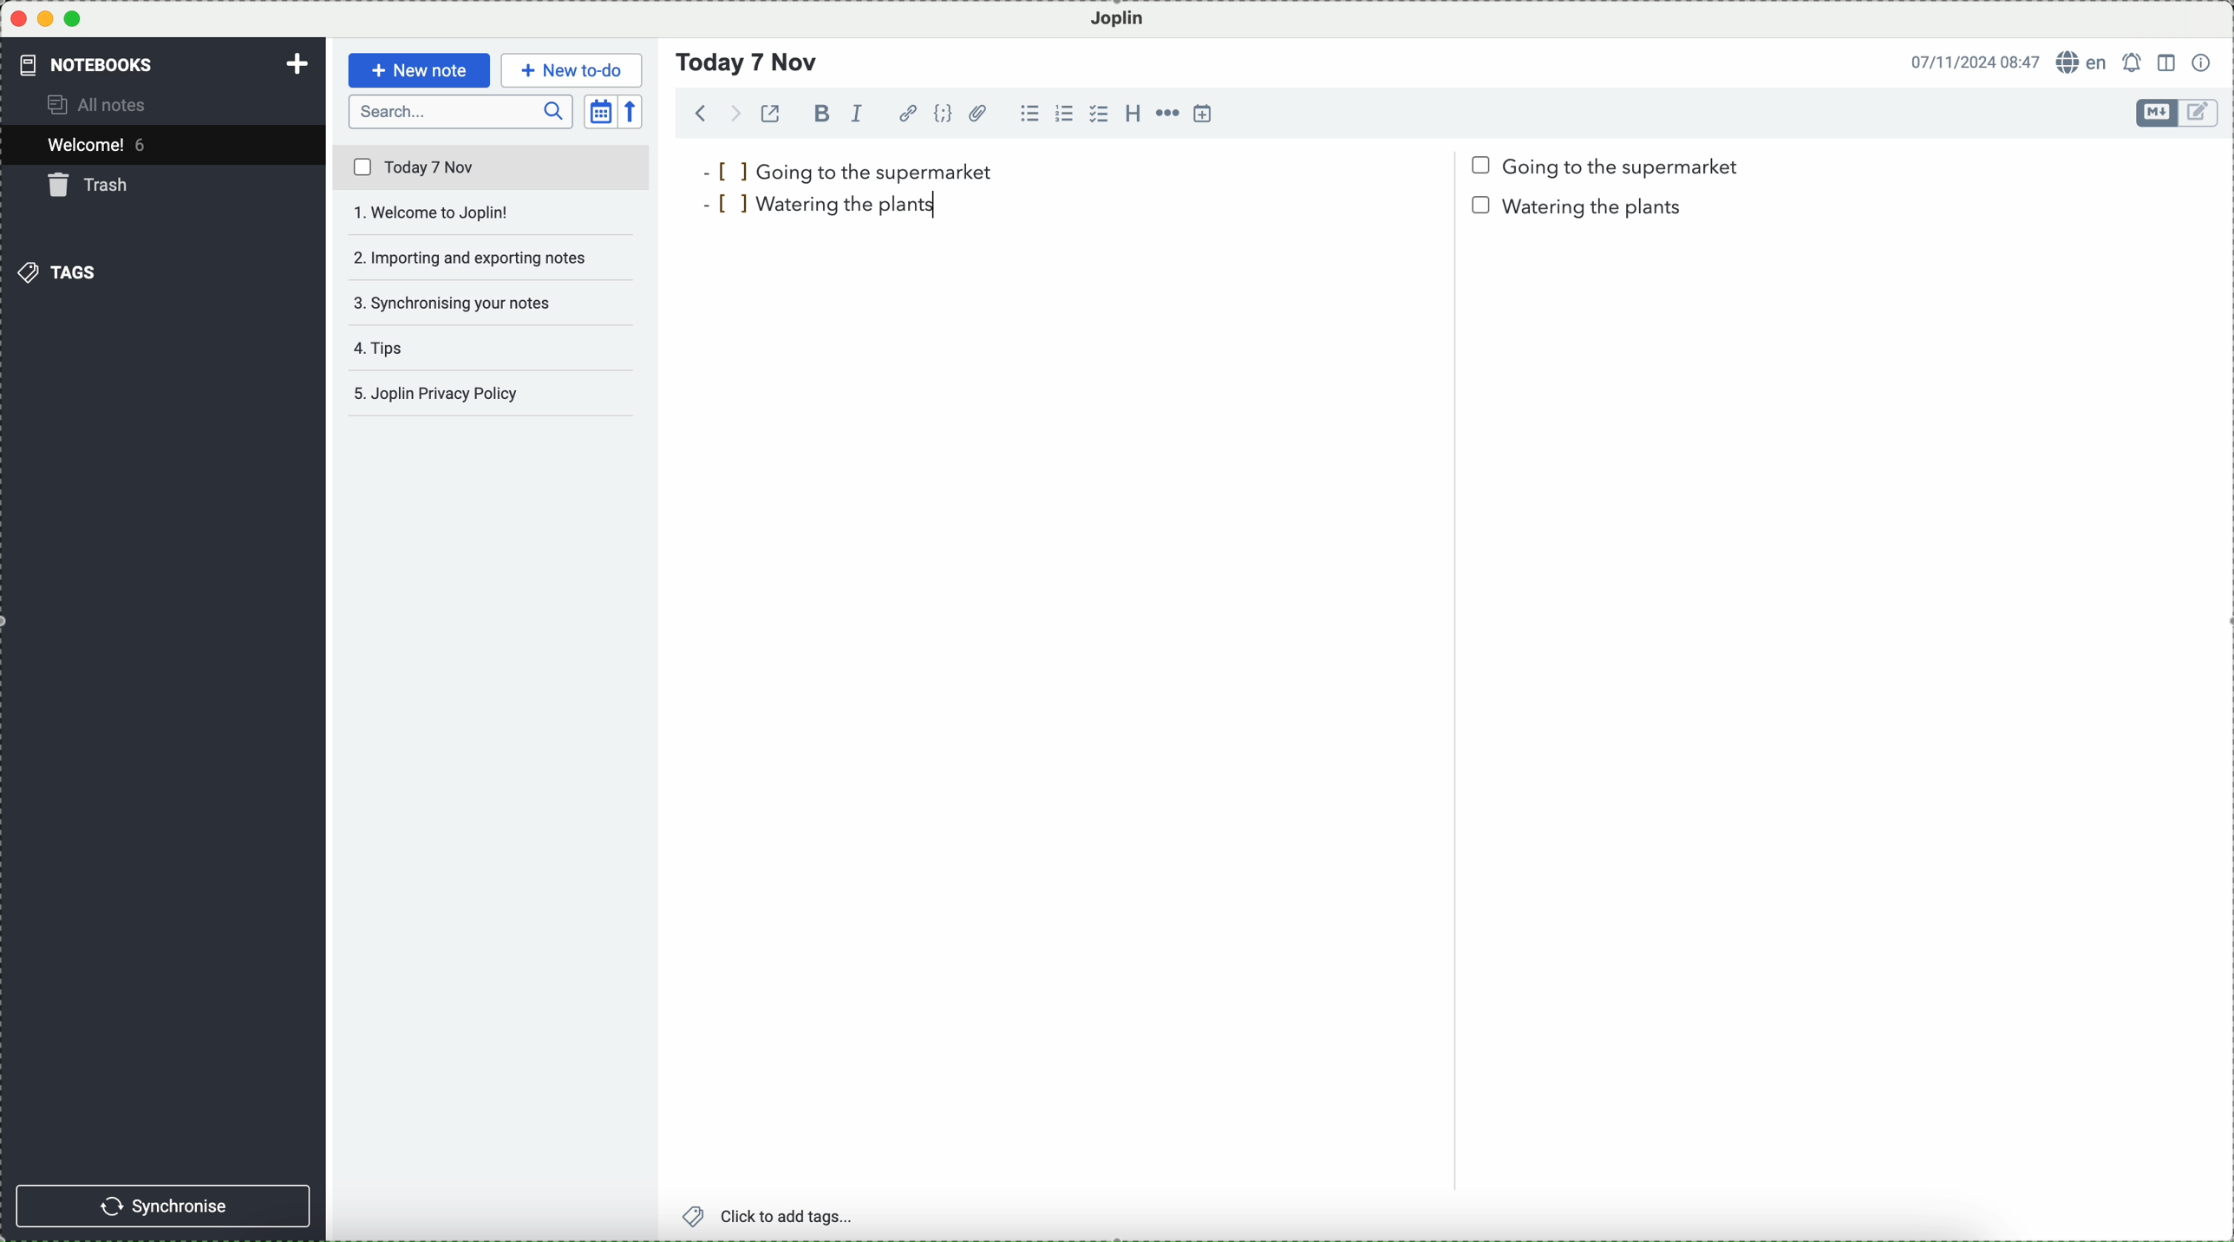 The width and height of the screenshot is (2234, 1242). Describe the element at coordinates (493, 168) in the screenshot. I see `today 7 nov` at that location.